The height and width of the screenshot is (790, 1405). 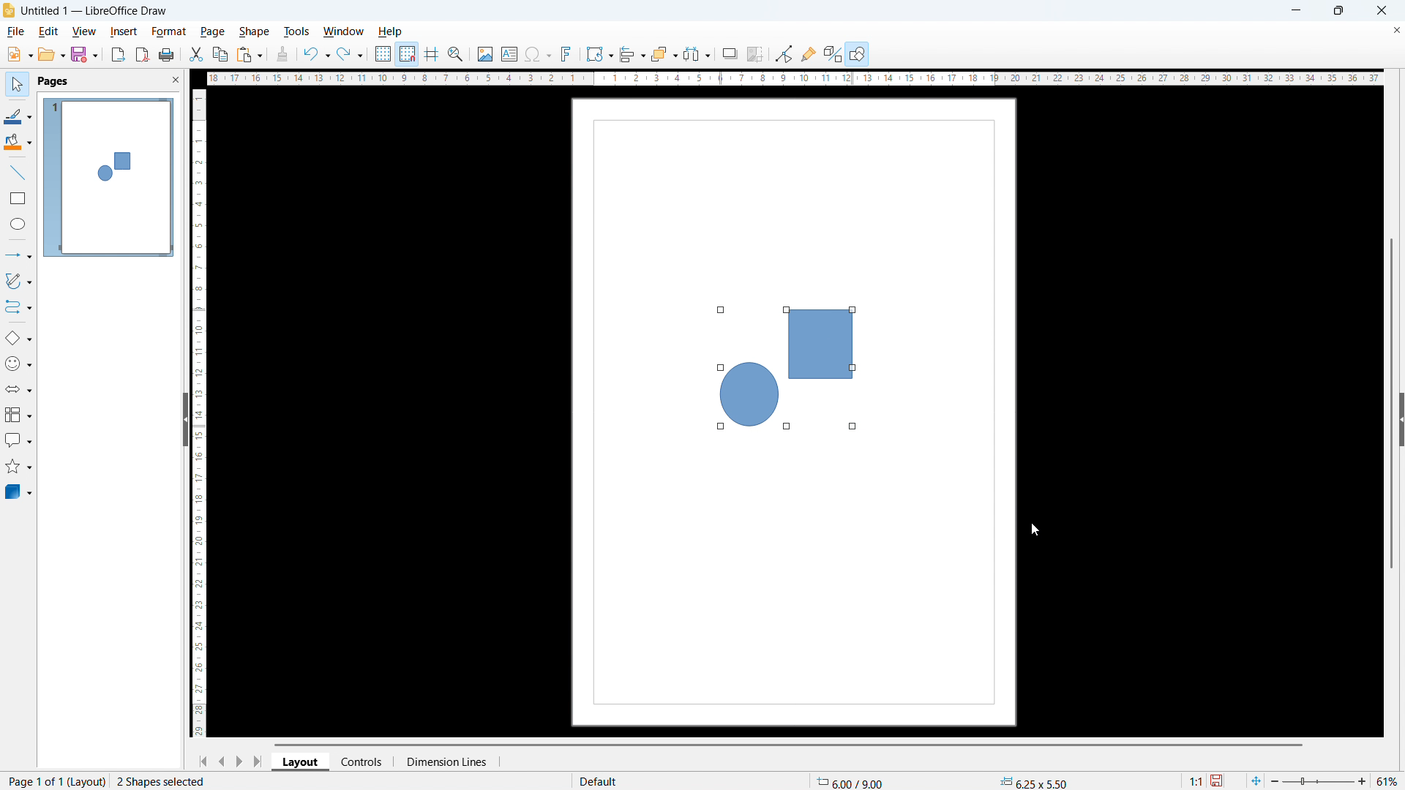 What do you see at coordinates (18, 364) in the screenshot?
I see `symbol shapes` at bounding box center [18, 364].